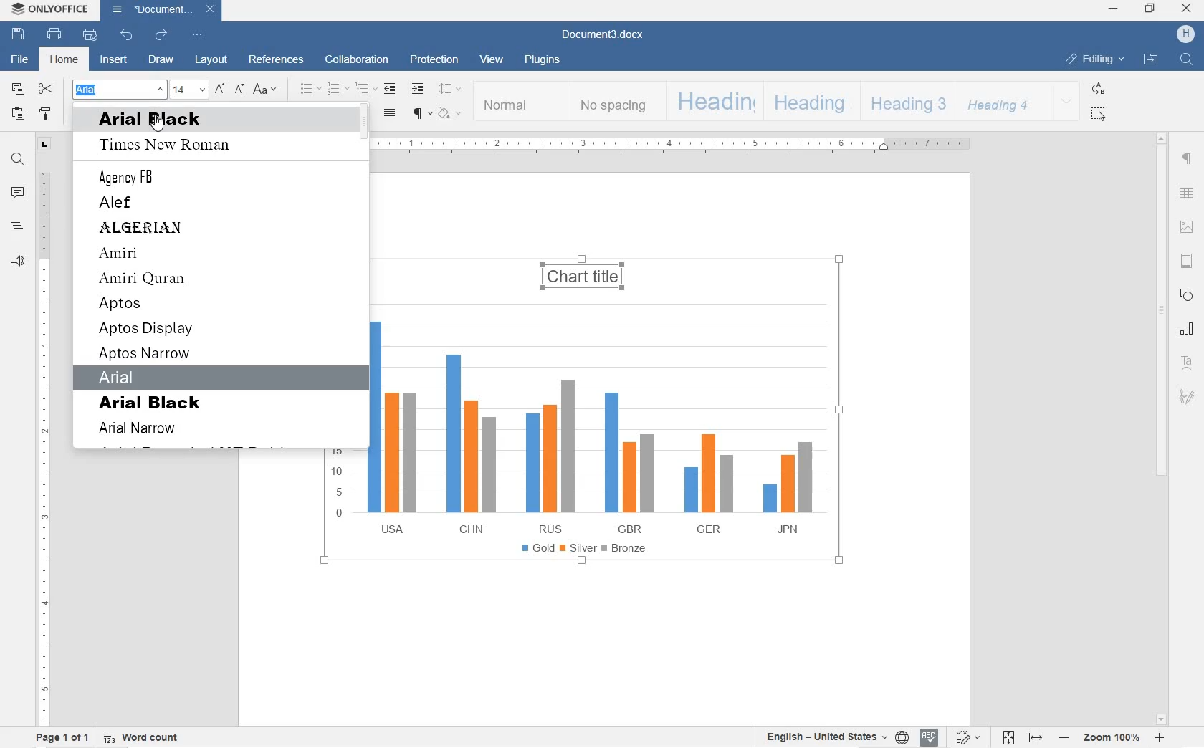 The height and width of the screenshot is (748, 1204). I want to click on EDITING, so click(1093, 60).